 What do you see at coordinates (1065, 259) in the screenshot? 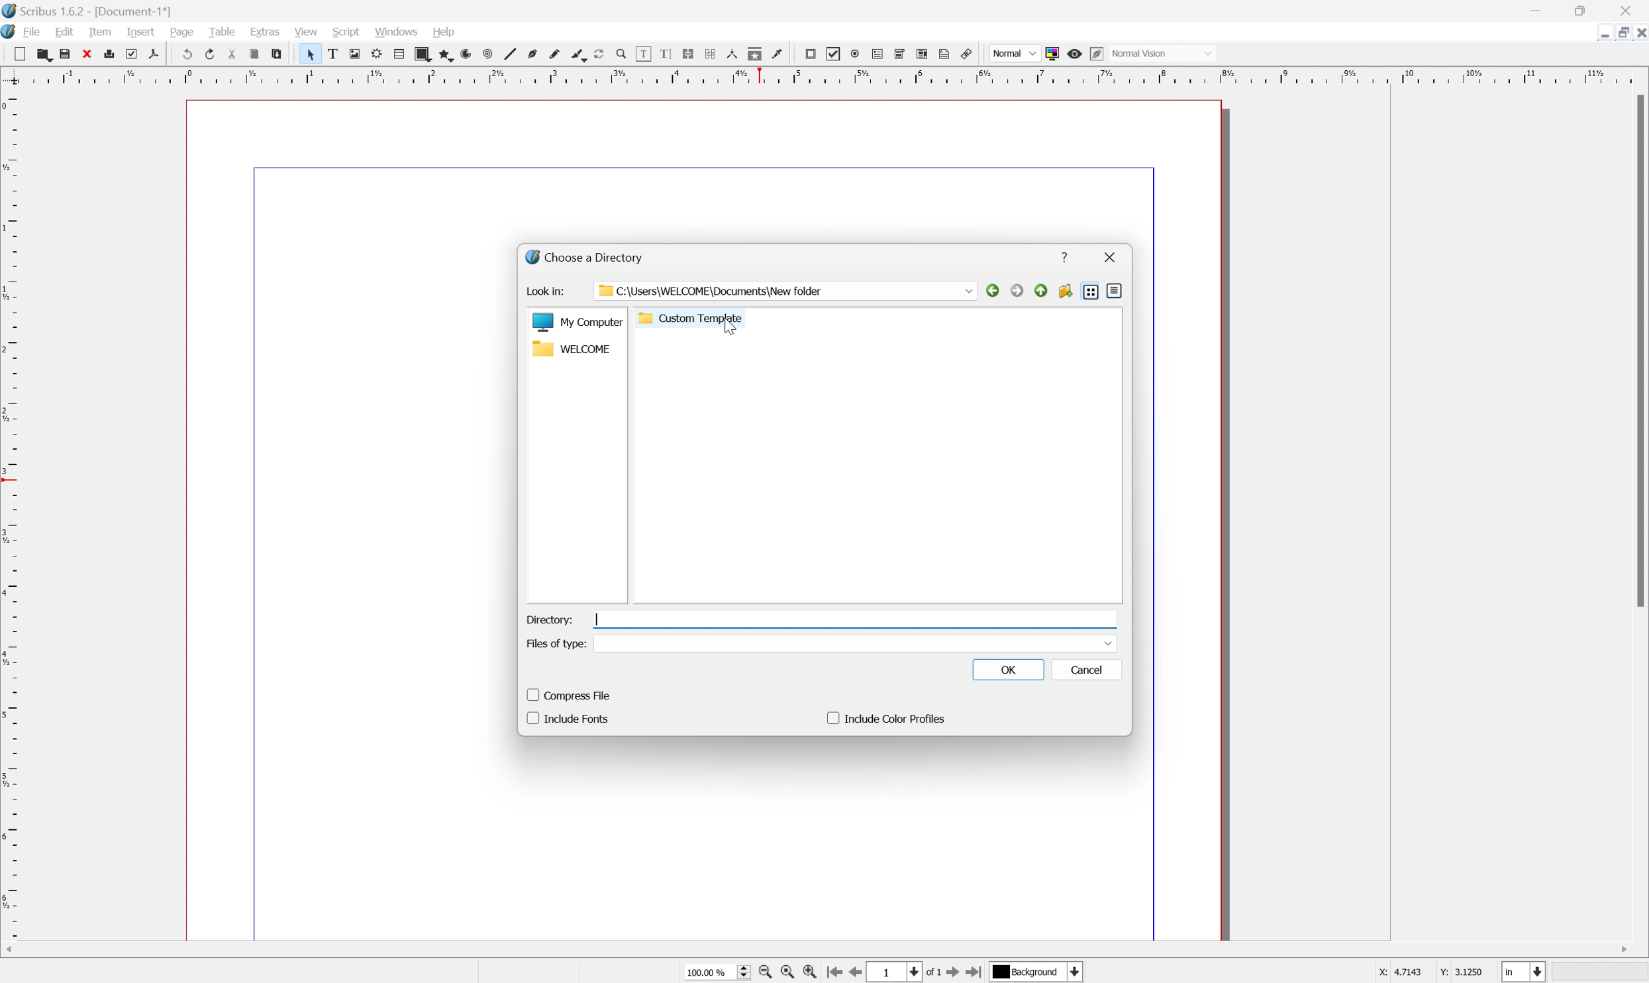
I see `help` at bounding box center [1065, 259].